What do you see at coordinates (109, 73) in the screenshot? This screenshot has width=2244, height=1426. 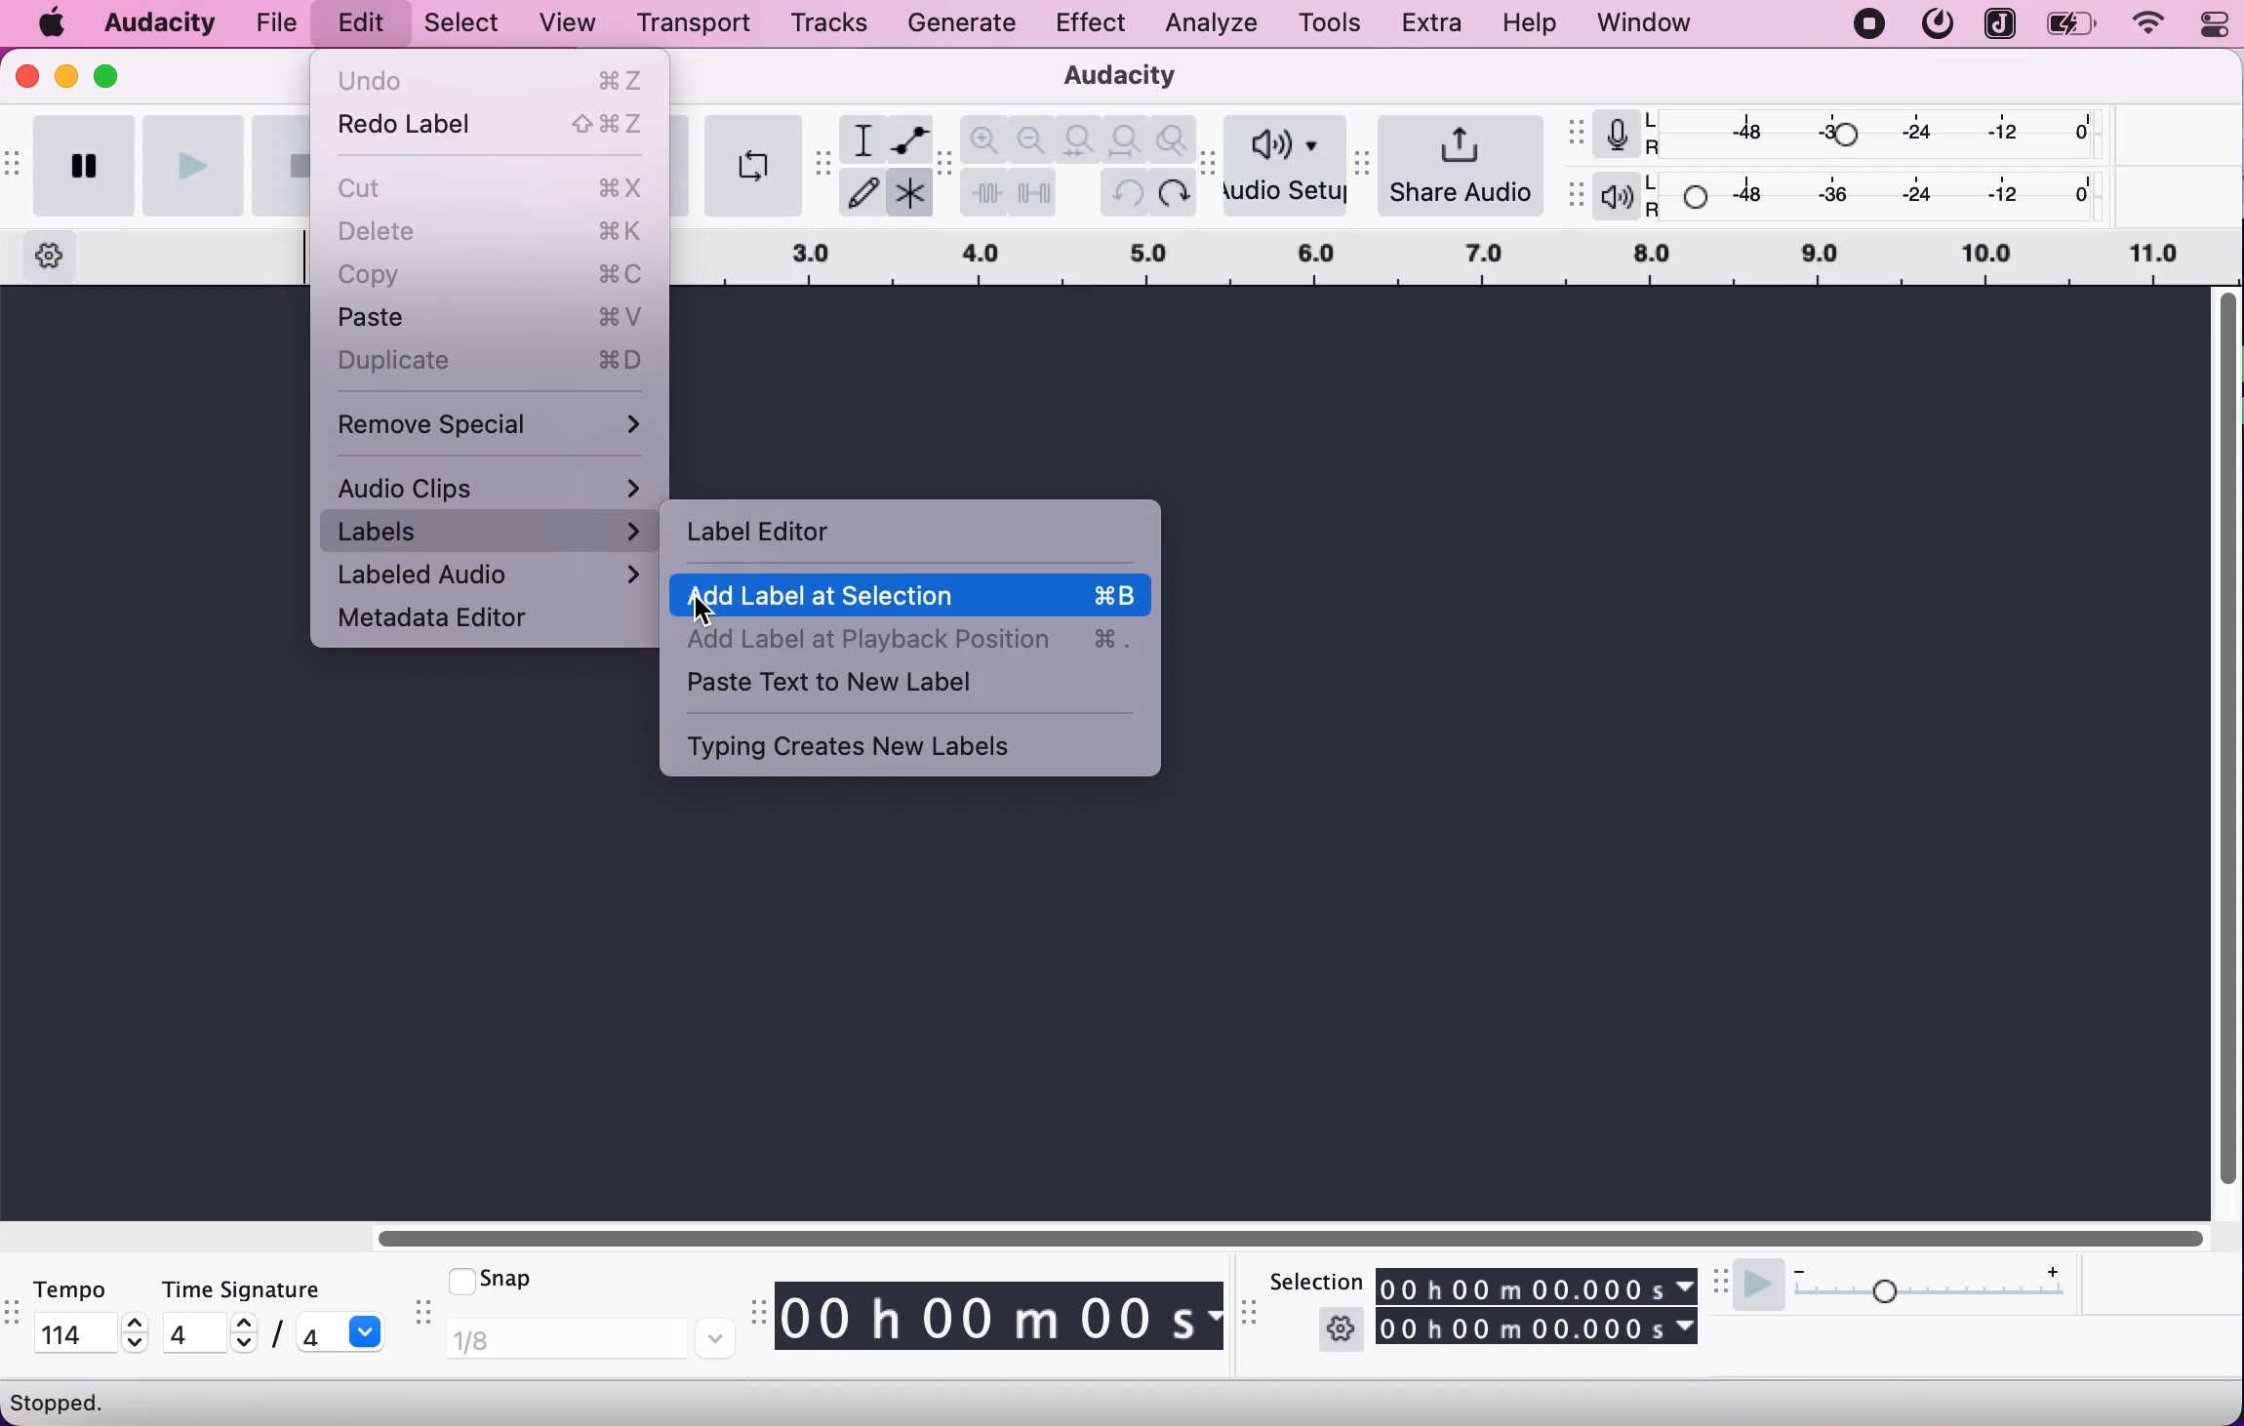 I see `maximize` at bounding box center [109, 73].